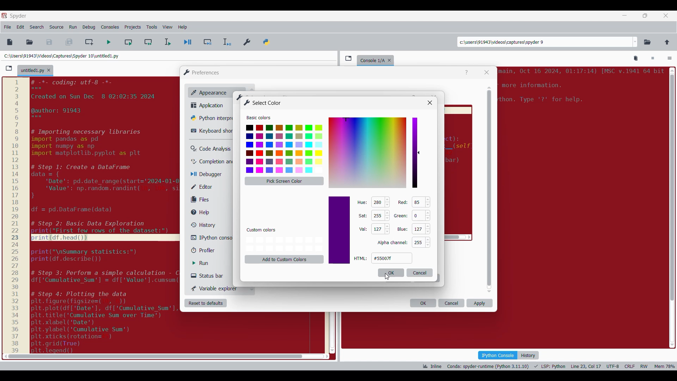  Describe the element at coordinates (377, 202) in the screenshot. I see `353` at that location.